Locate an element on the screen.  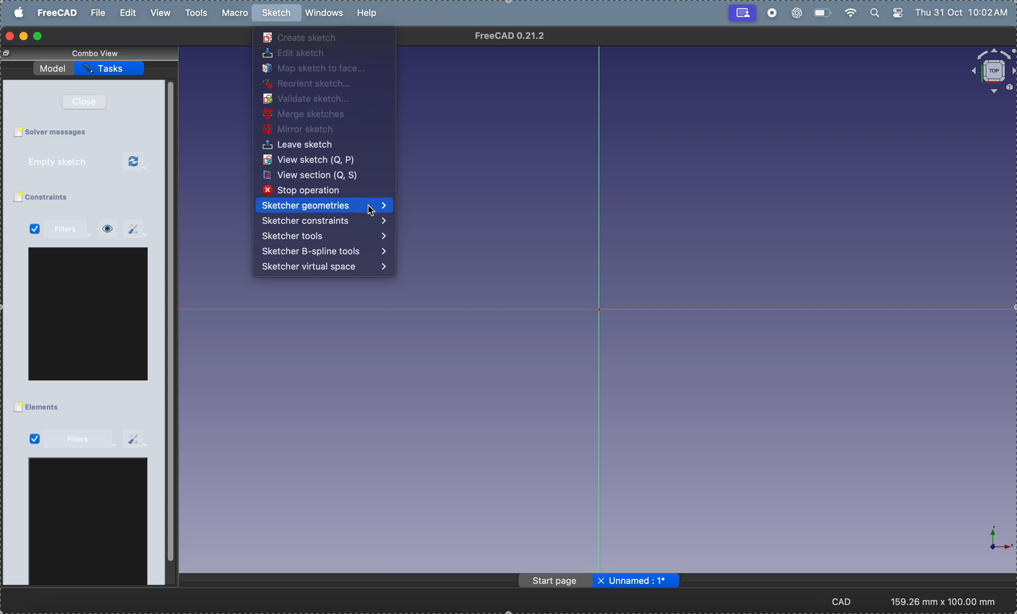
settings is located at coordinates (136, 438).